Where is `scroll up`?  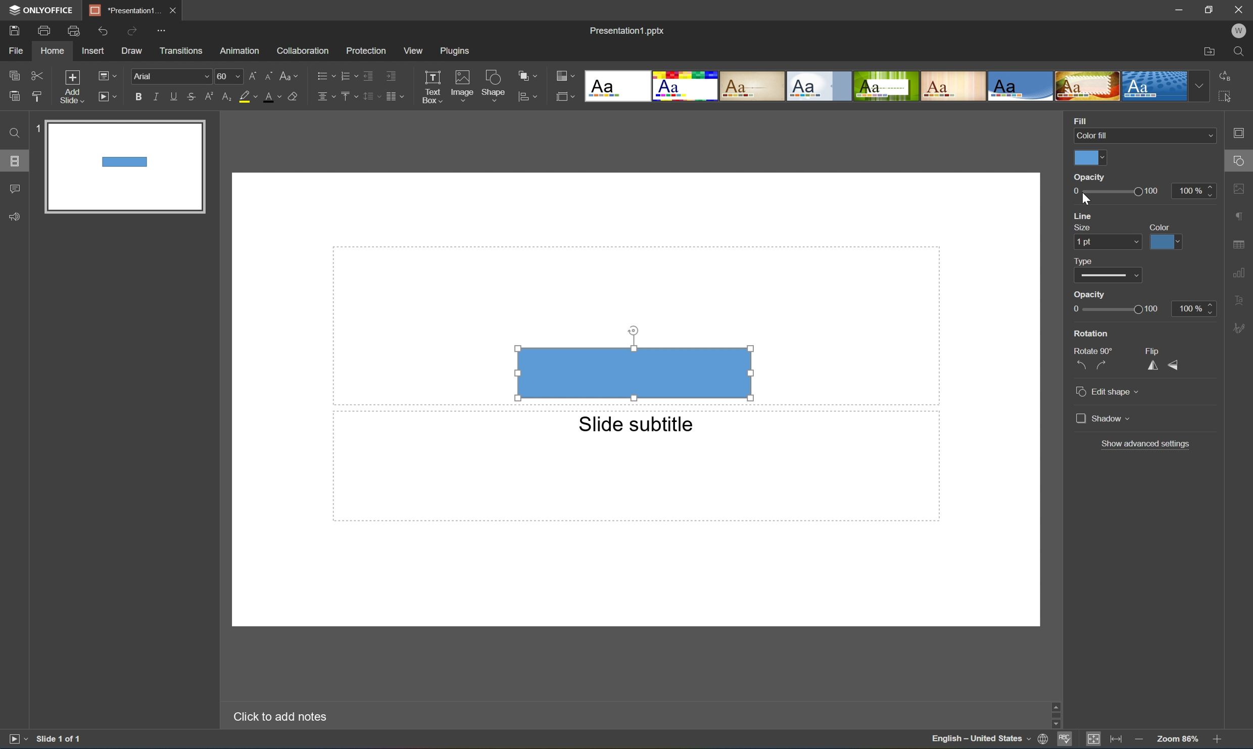 scroll up is located at coordinates (1215, 705).